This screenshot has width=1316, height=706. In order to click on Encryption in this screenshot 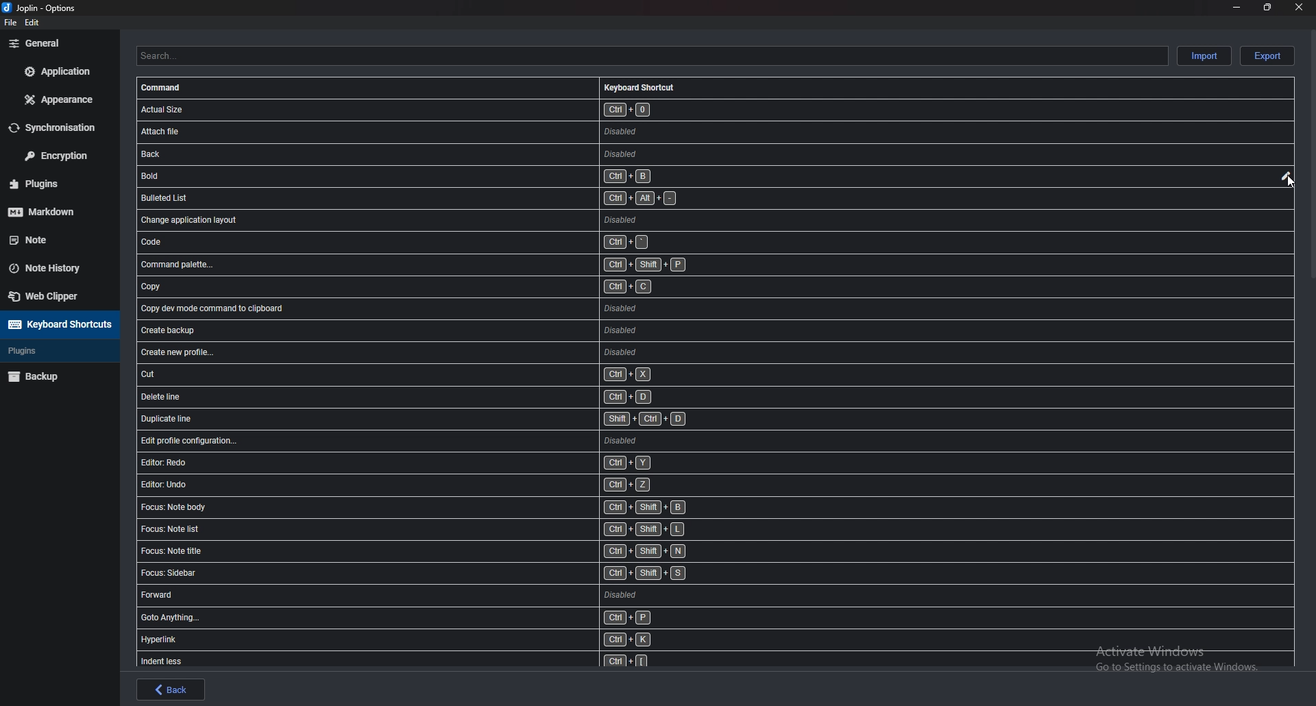, I will do `click(57, 156)`.